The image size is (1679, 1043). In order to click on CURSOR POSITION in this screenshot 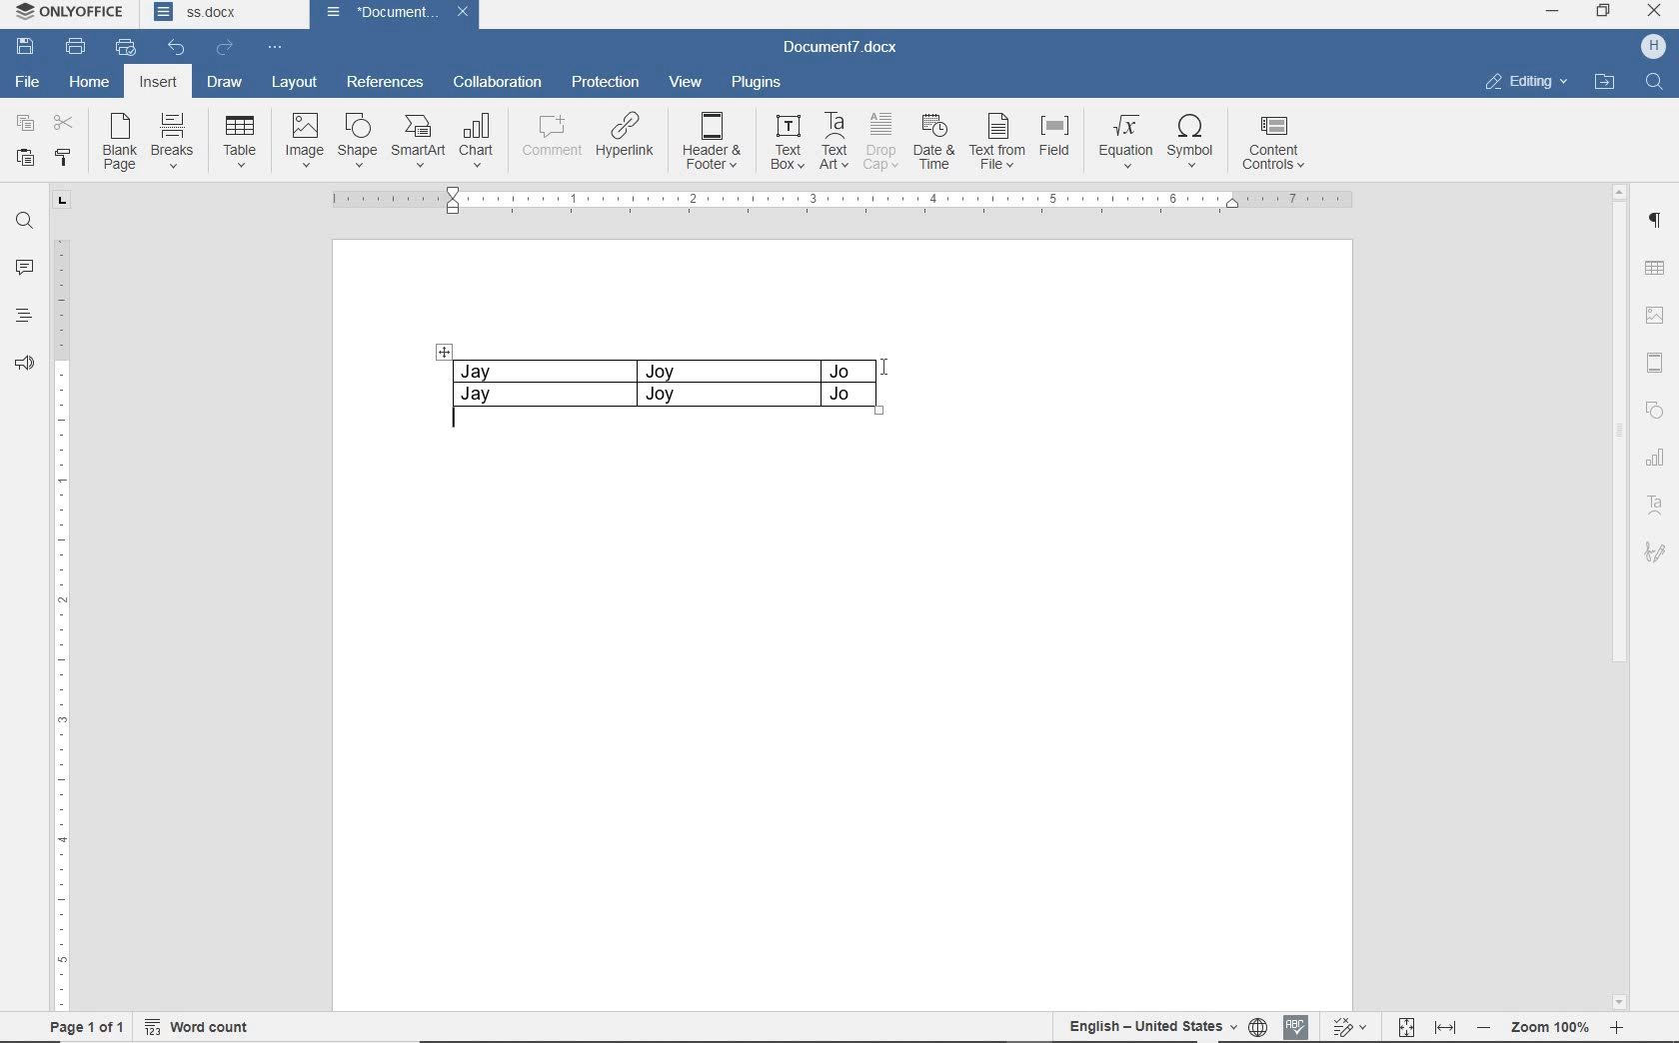, I will do `click(880, 367)`.